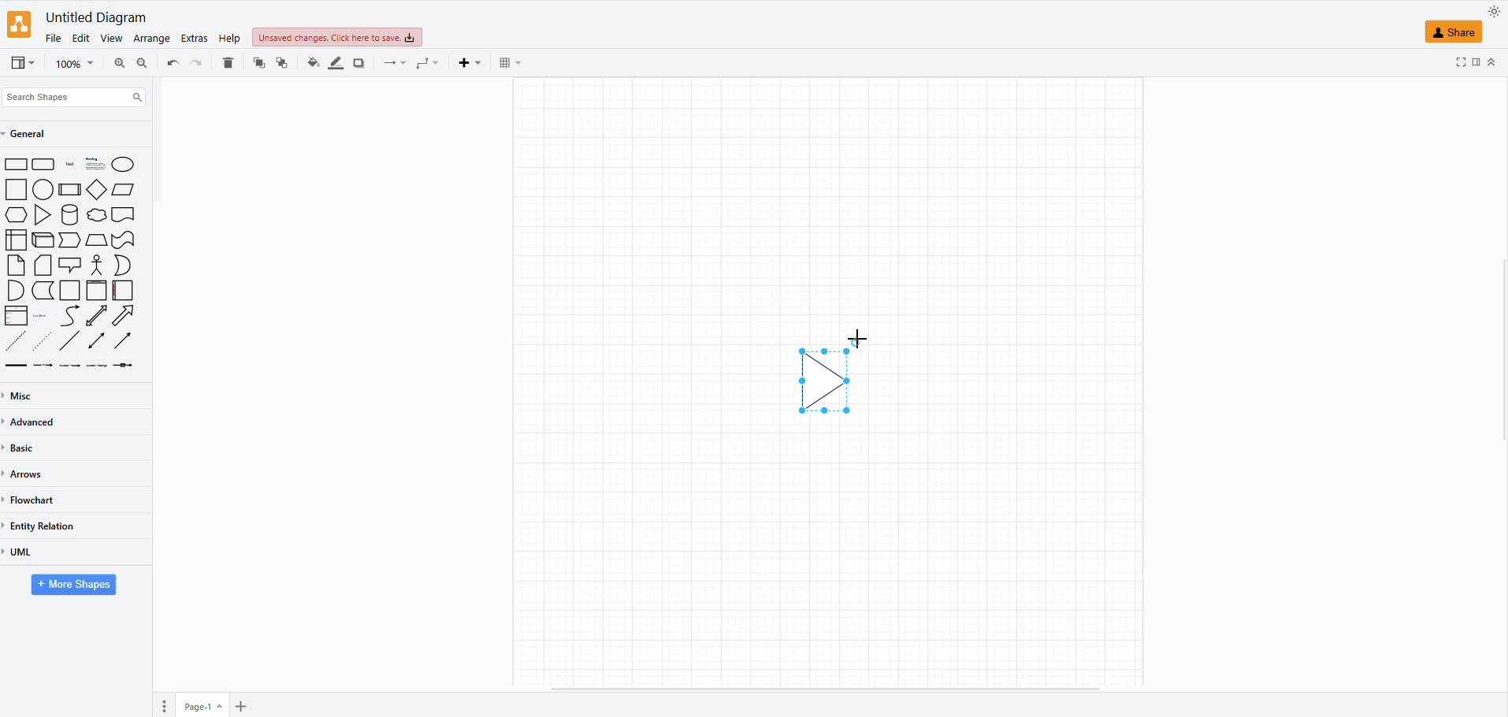 Image resolution: width=1508 pixels, height=717 pixels. What do you see at coordinates (67, 66) in the screenshot?
I see `magnifier` at bounding box center [67, 66].